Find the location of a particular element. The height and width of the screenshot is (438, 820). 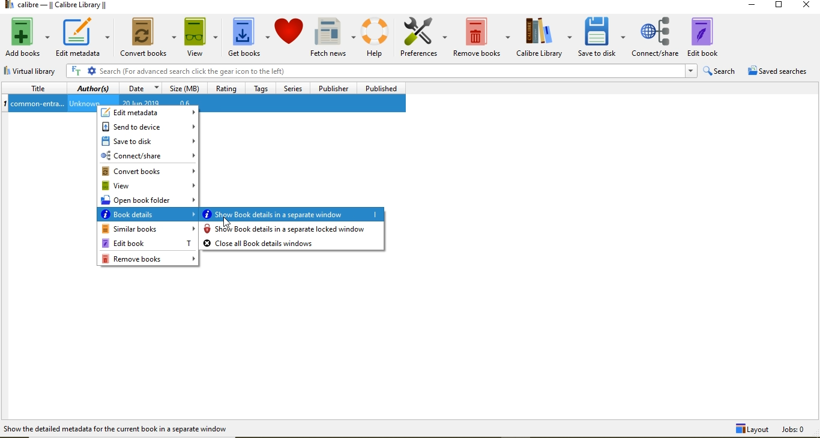

virtual library is located at coordinates (35, 71).